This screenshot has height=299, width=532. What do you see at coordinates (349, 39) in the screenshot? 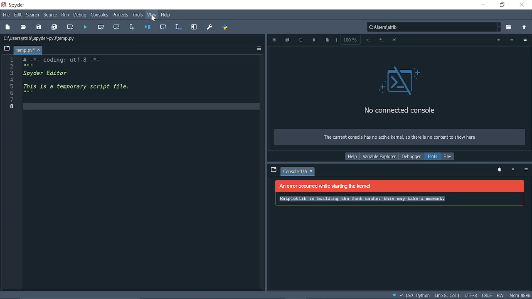
I see `Current zoom` at bounding box center [349, 39].